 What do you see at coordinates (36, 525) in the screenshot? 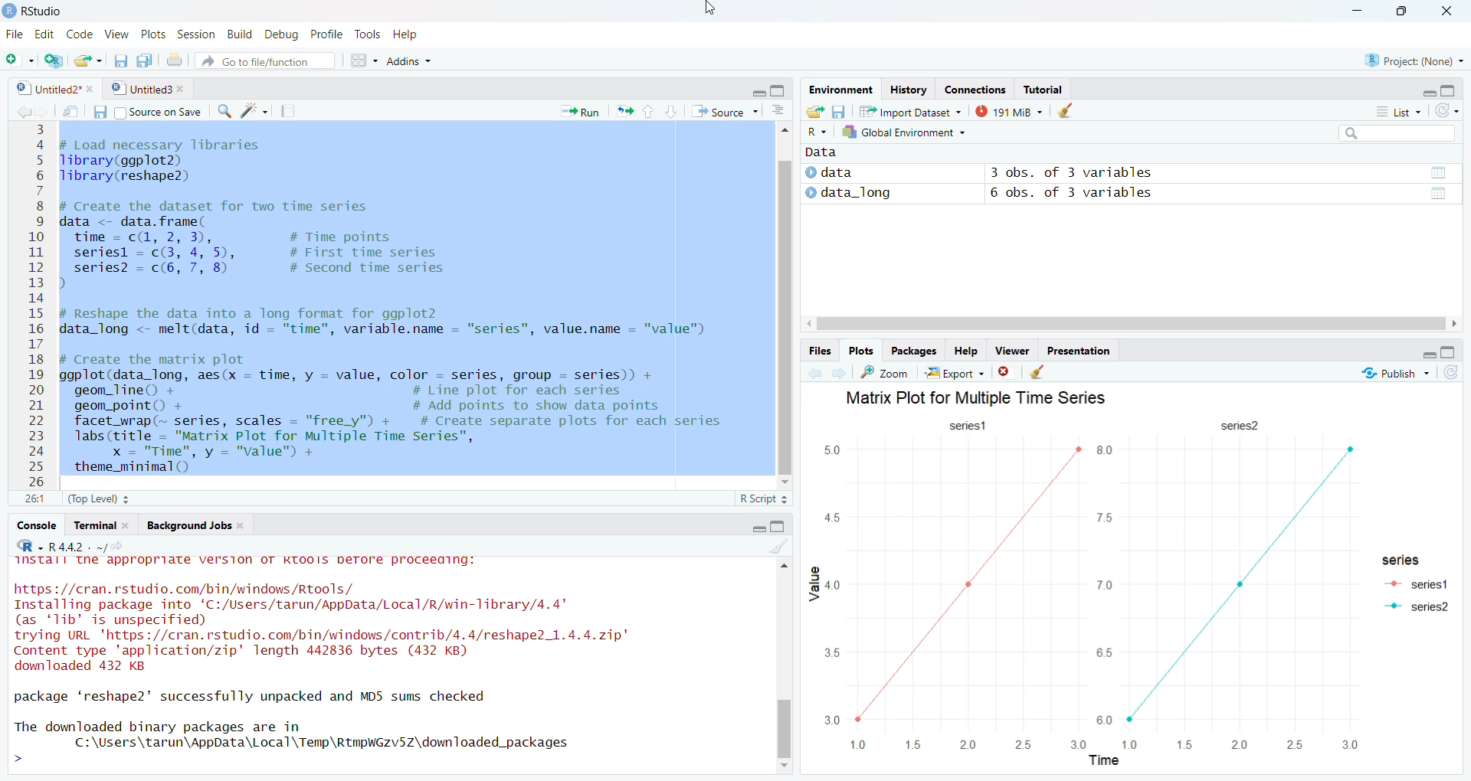
I see `Console` at bounding box center [36, 525].